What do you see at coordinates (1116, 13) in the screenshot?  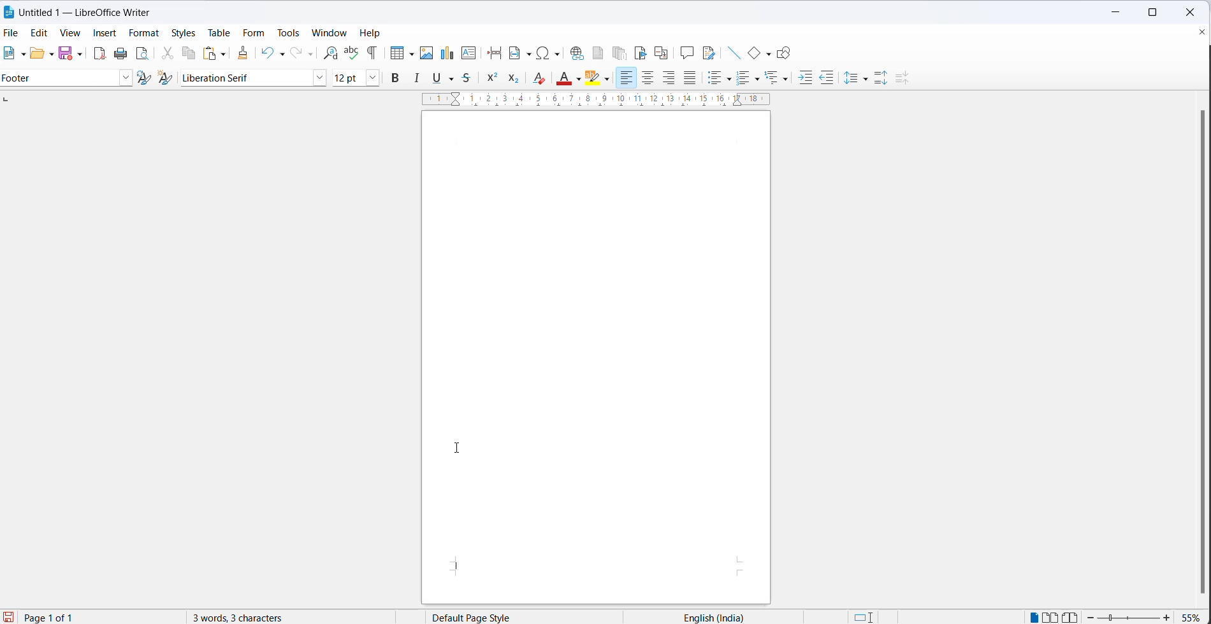 I see `minimize` at bounding box center [1116, 13].